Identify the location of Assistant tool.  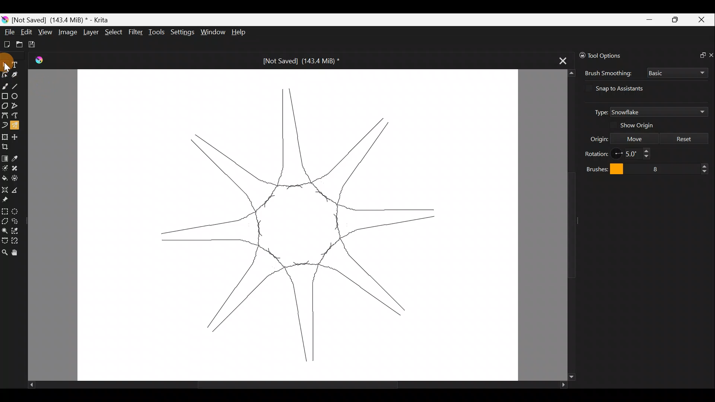
(5, 190).